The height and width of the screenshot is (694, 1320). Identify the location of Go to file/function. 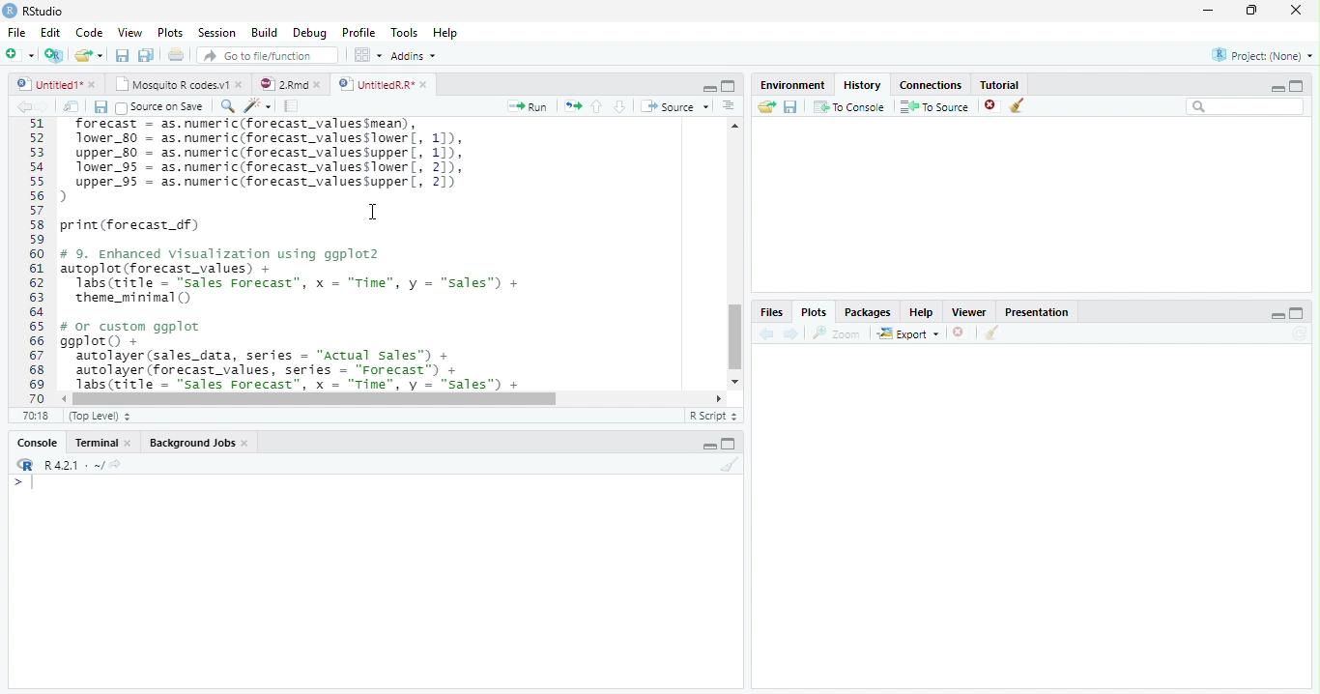
(268, 55).